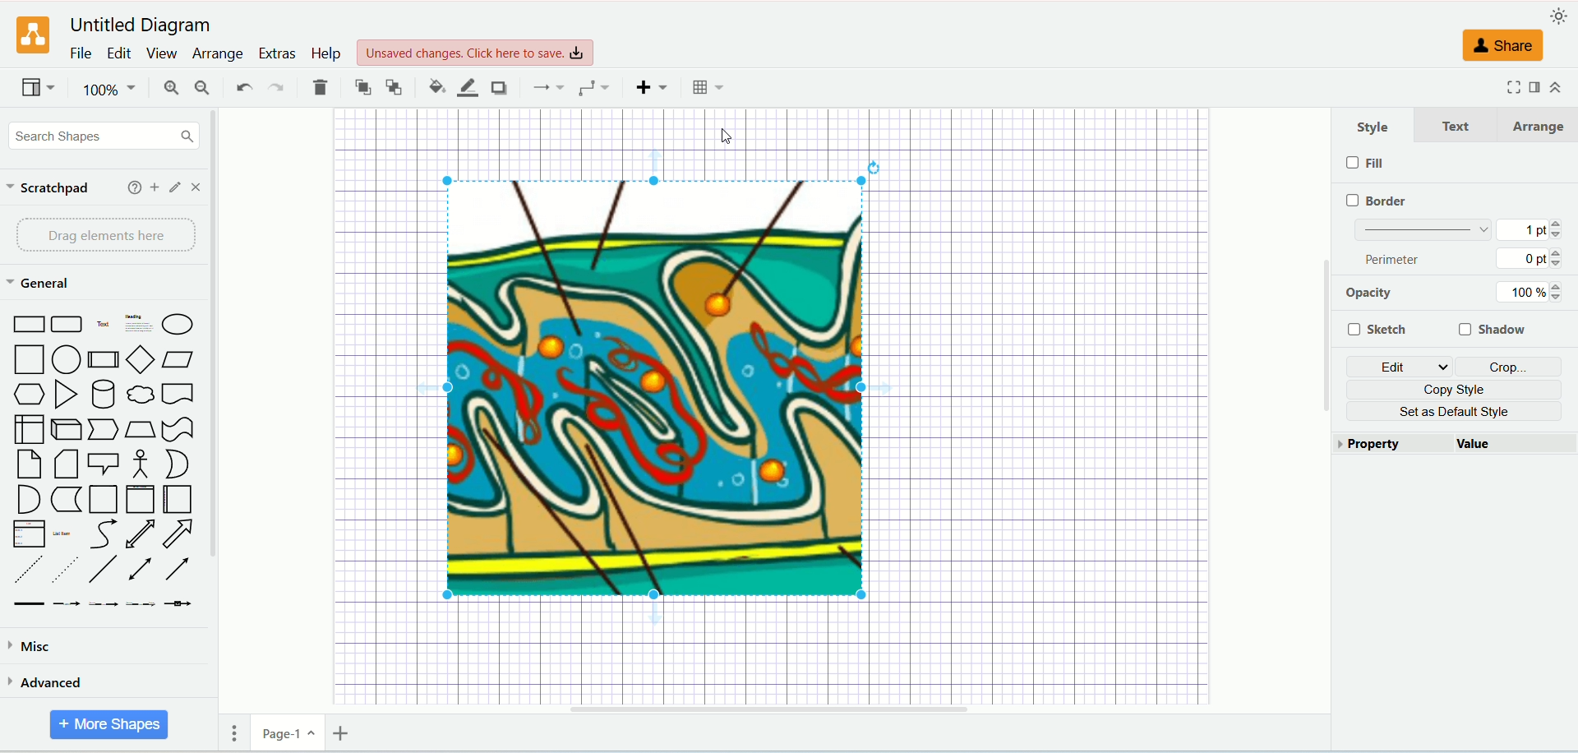  Describe the element at coordinates (110, 90) in the screenshot. I see `100%` at that location.